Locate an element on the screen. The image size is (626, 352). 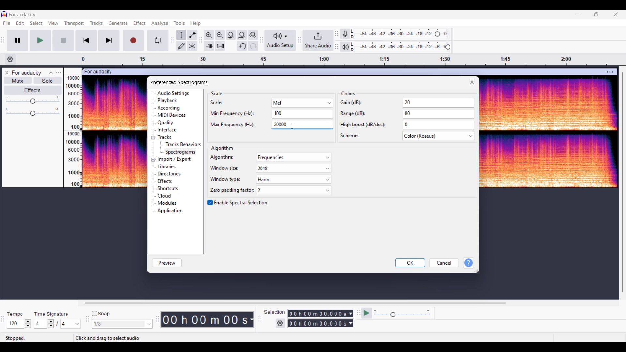
Draw tool is located at coordinates (181, 46).